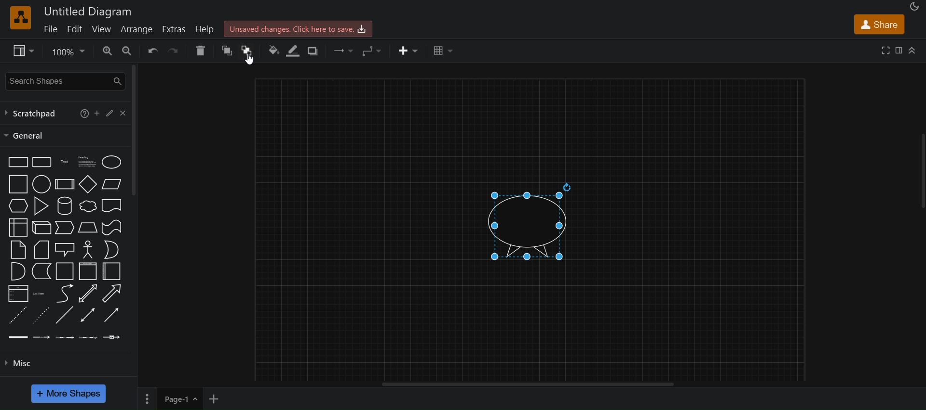  What do you see at coordinates (89, 162) in the screenshot?
I see `textbox` at bounding box center [89, 162].